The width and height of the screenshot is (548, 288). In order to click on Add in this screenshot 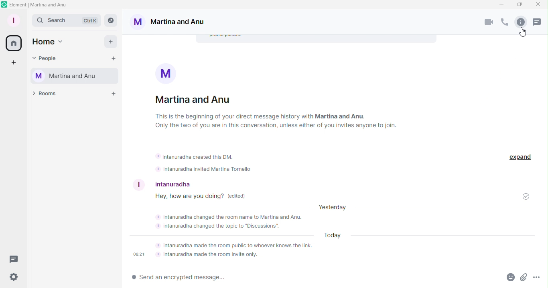, I will do `click(112, 42)`.